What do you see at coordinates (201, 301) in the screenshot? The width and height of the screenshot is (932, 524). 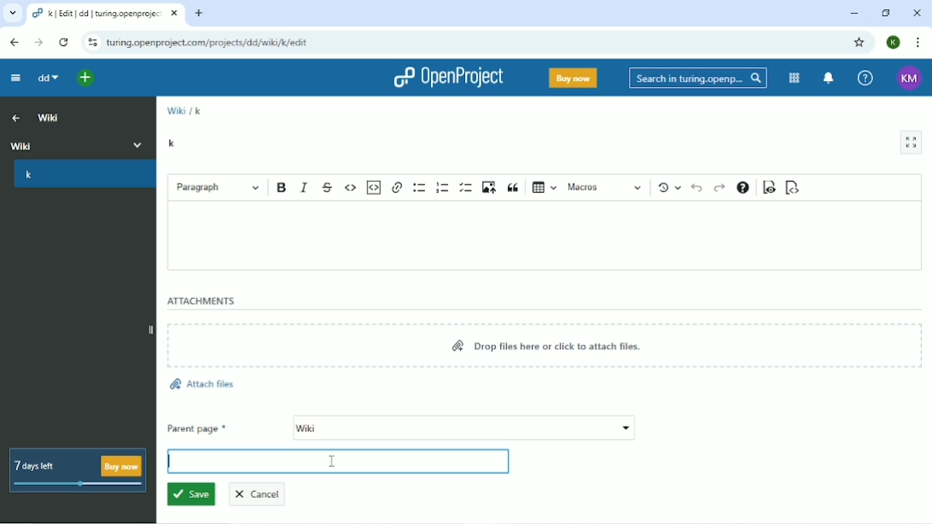 I see `Attachments` at bounding box center [201, 301].